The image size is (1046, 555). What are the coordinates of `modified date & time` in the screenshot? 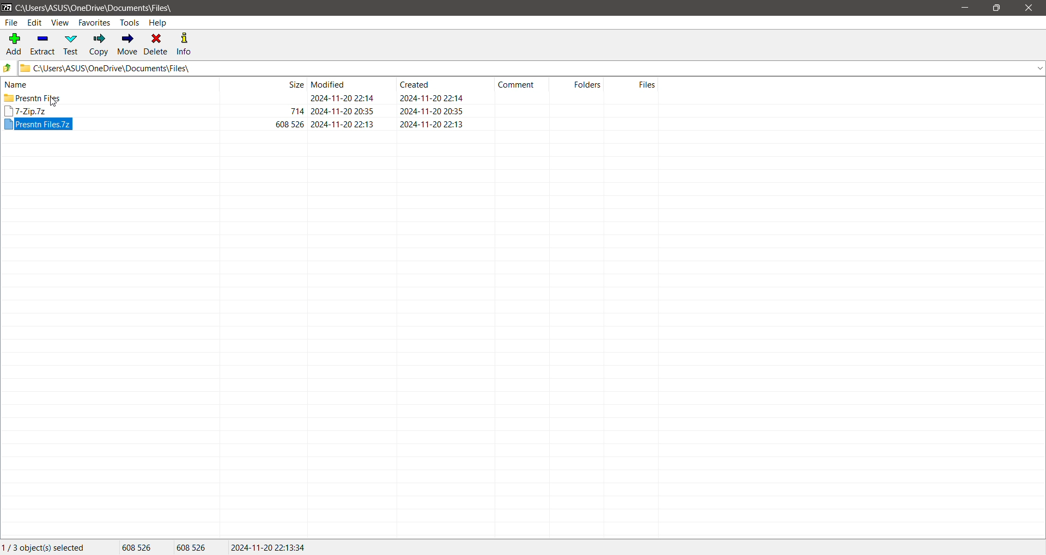 It's located at (343, 124).